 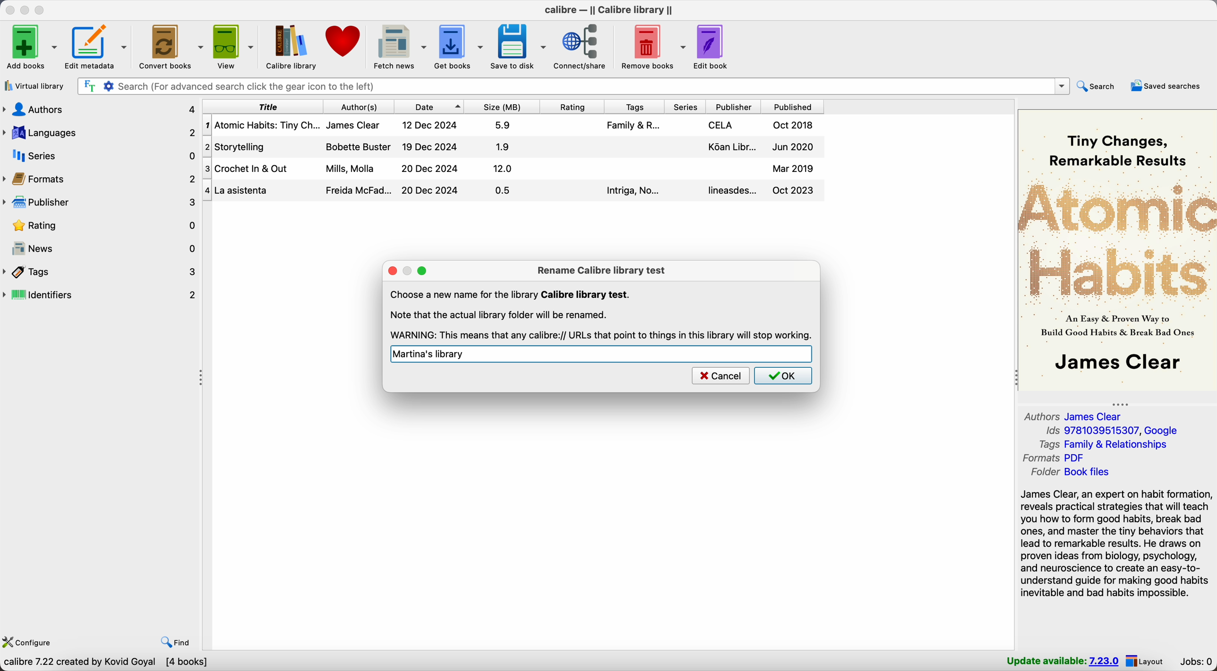 What do you see at coordinates (41, 9) in the screenshot?
I see `maximize Calibre` at bounding box center [41, 9].